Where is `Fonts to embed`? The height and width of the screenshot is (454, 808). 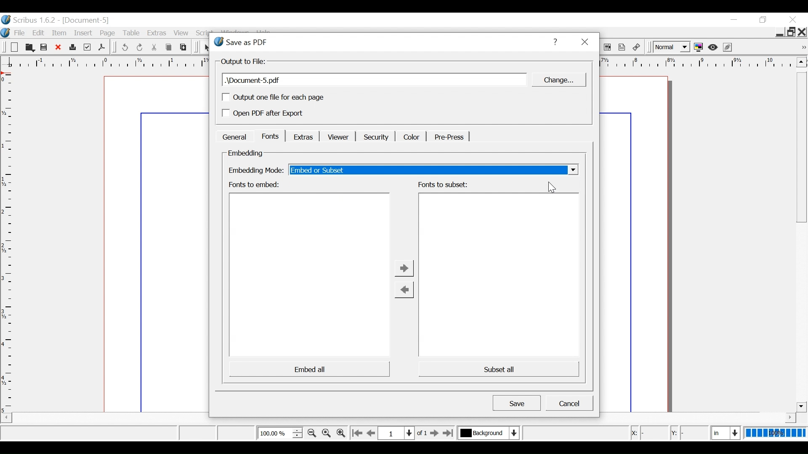
Fonts to embed is located at coordinates (255, 185).